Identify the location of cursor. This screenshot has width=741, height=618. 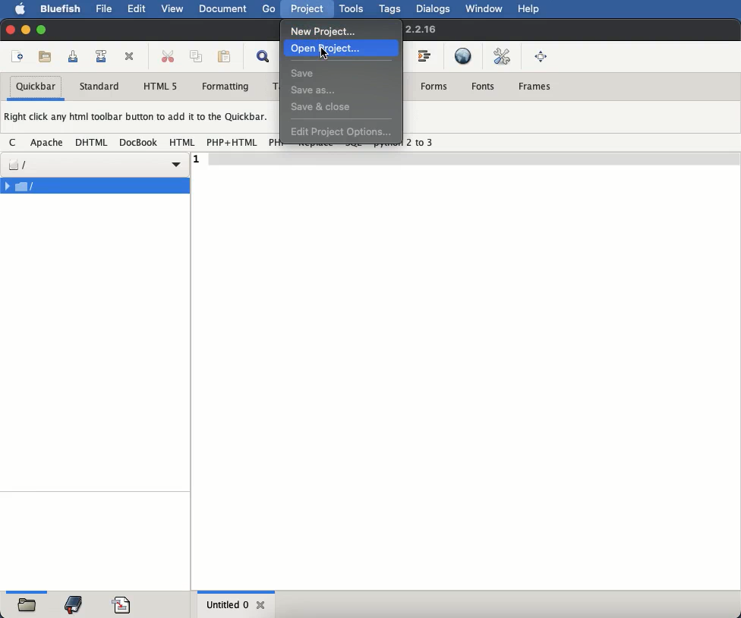
(323, 55).